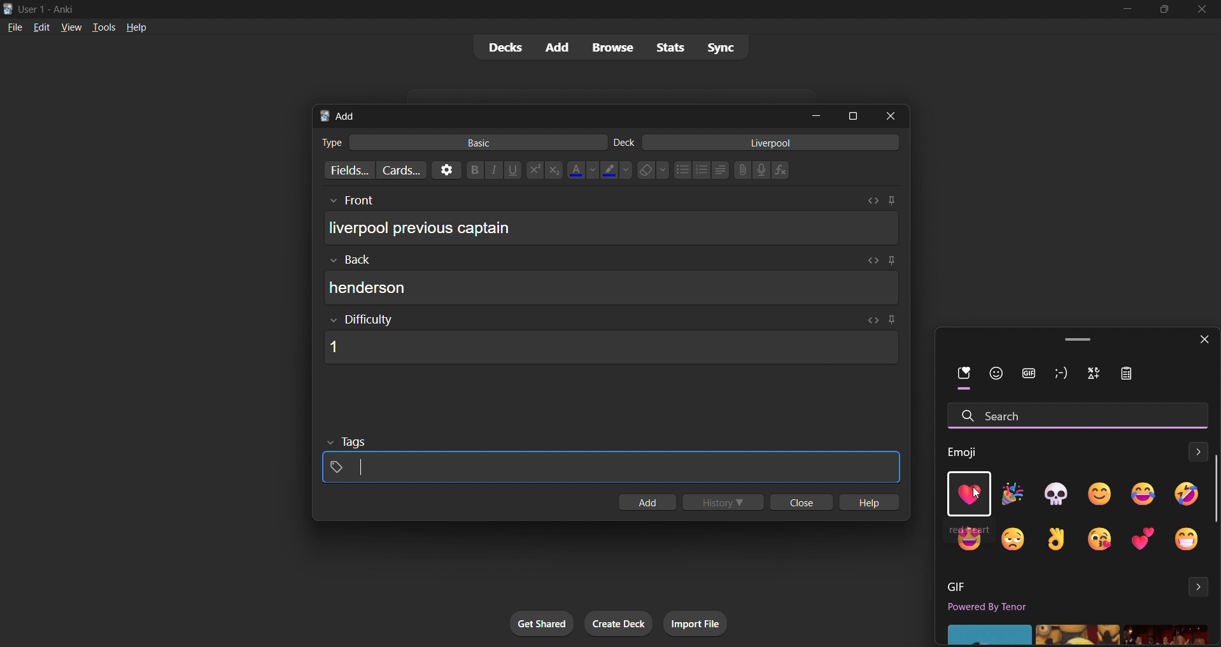 Image resolution: width=1221 pixels, height=647 pixels. I want to click on emoji, so click(1189, 539).